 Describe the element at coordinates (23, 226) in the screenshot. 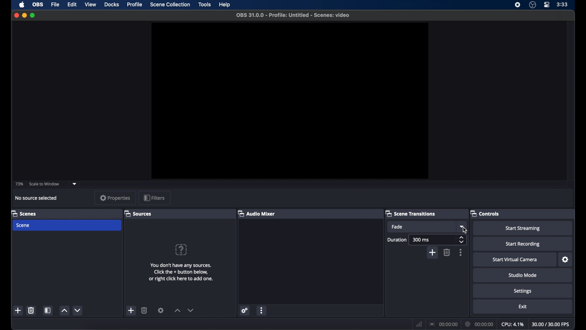

I see `scene` at that location.